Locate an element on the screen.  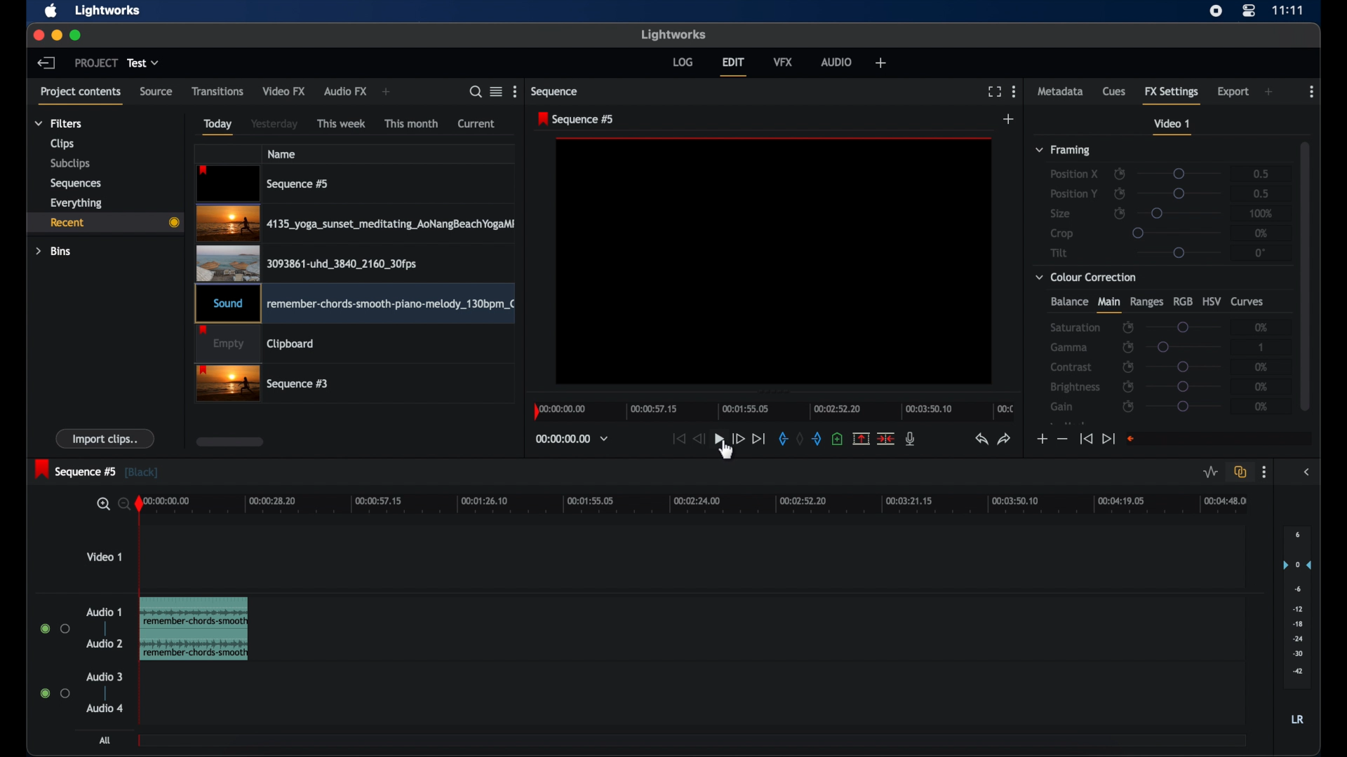
balance is located at coordinates (1068, 301).